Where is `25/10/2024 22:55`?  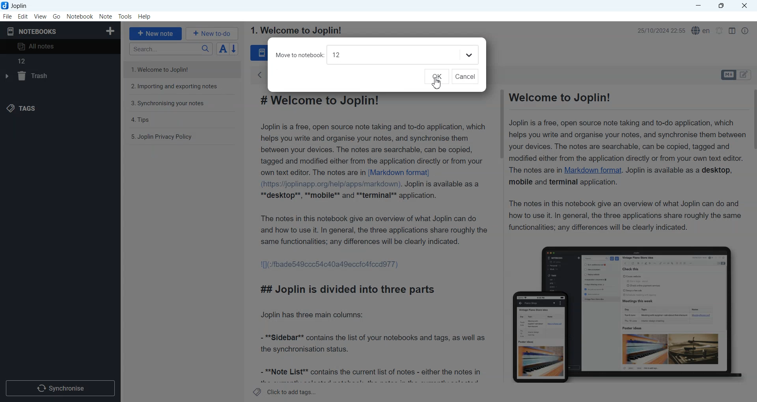
25/10/2024 22:55 is located at coordinates (659, 30).